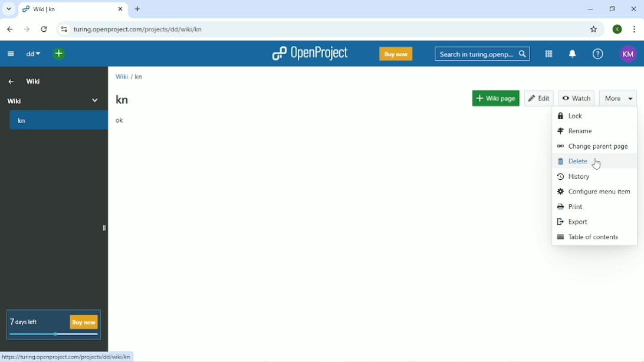 The width and height of the screenshot is (644, 362). I want to click on Forward, so click(27, 29).